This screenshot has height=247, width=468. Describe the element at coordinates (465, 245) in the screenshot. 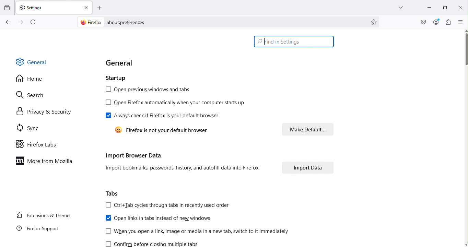

I see `cursor` at that location.